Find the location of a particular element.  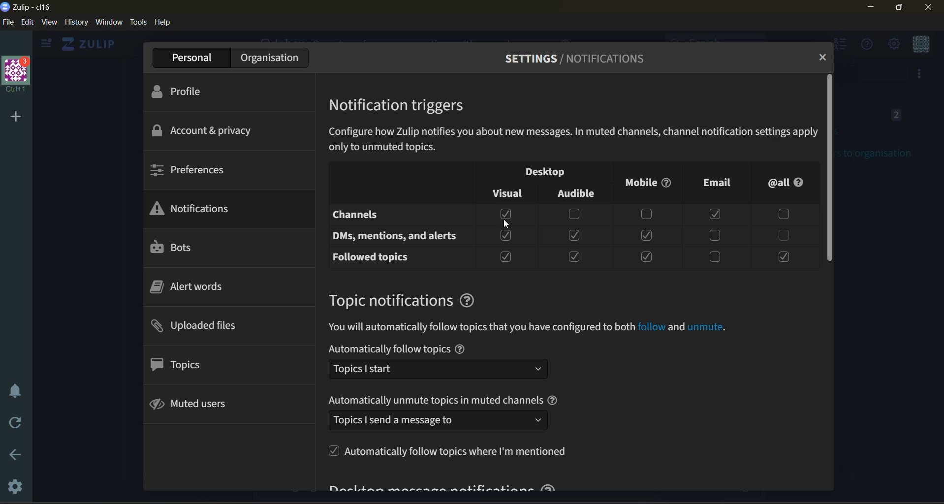

checkbox is located at coordinates (575, 236).